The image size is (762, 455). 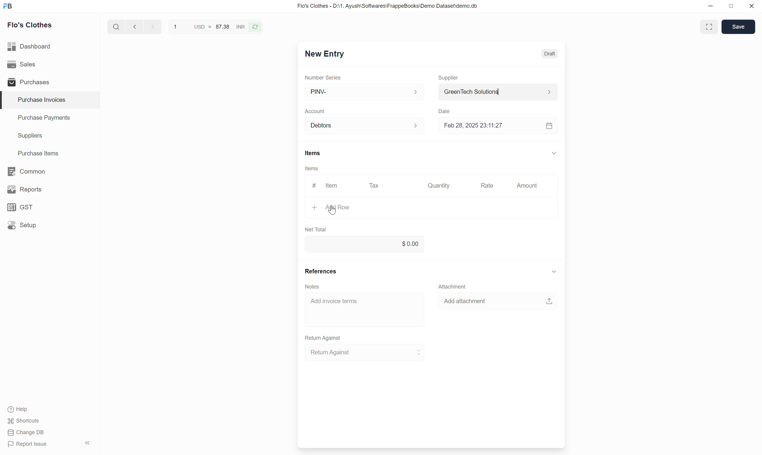 What do you see at coordinates (26, 433) in the screenshot?
I see `Change DB` at bounding box center [26, 433].